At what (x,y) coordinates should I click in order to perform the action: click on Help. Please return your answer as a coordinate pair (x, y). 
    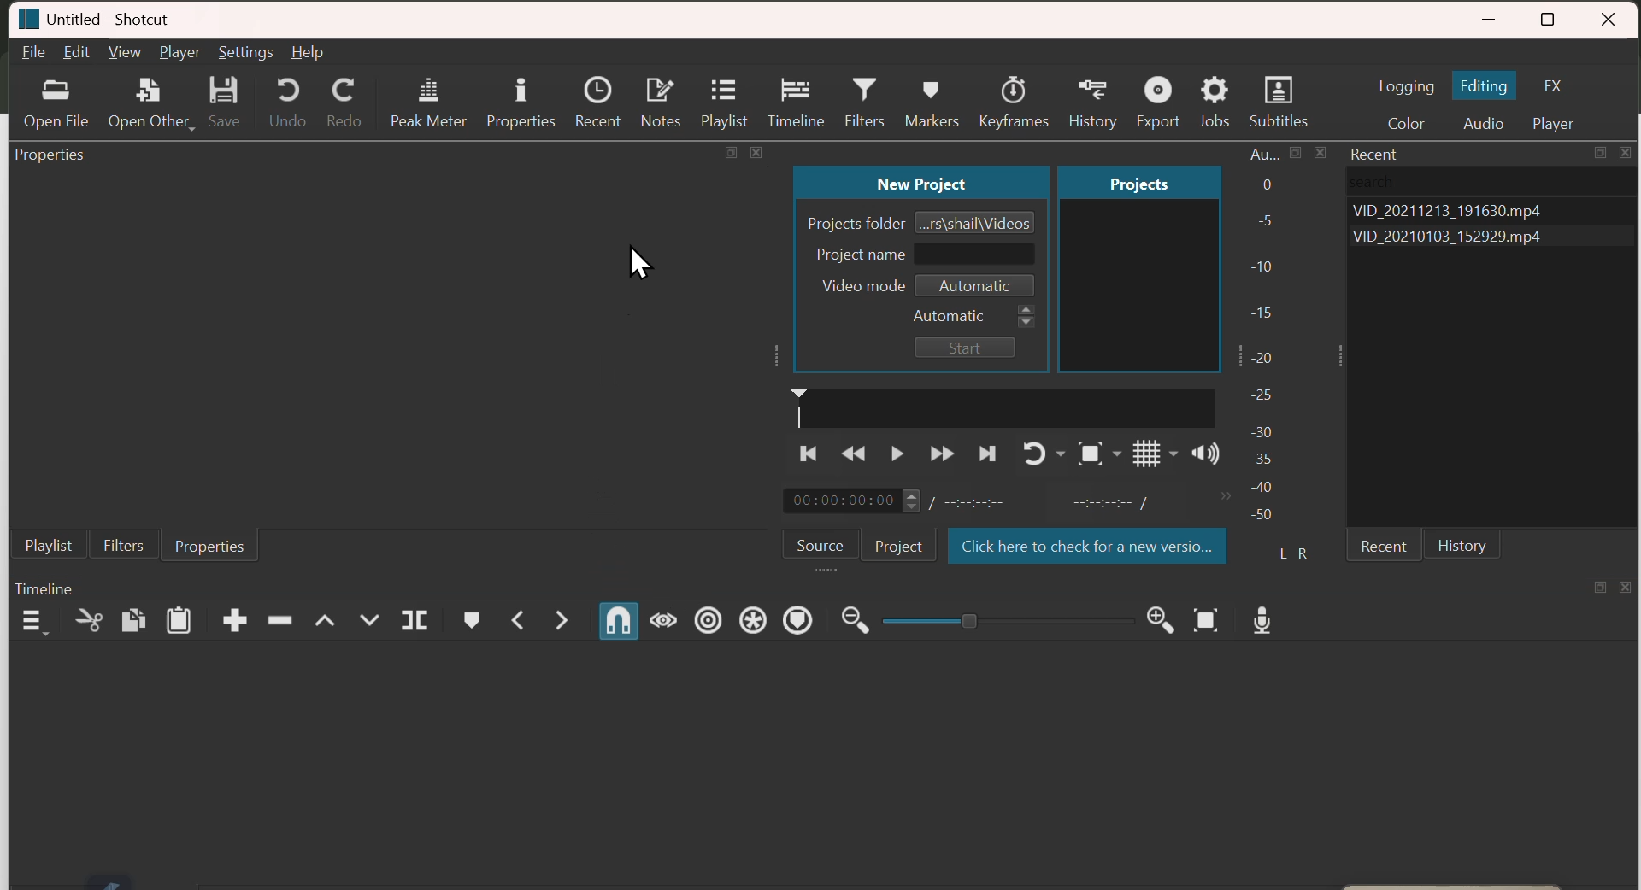
    Looking at the image, I should click on (307, 52).